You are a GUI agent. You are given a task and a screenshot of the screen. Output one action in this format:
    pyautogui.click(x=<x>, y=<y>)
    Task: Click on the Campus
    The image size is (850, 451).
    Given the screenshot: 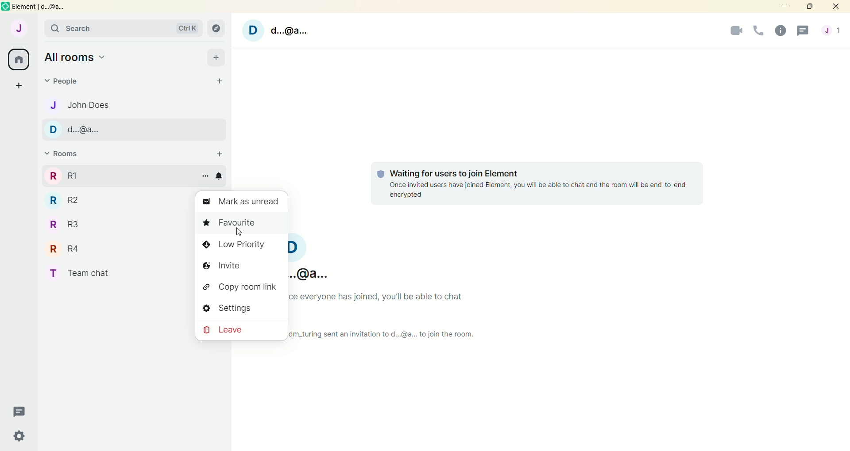 What is the action you would take?
    pyautogui.click(x=218, y=28)
    